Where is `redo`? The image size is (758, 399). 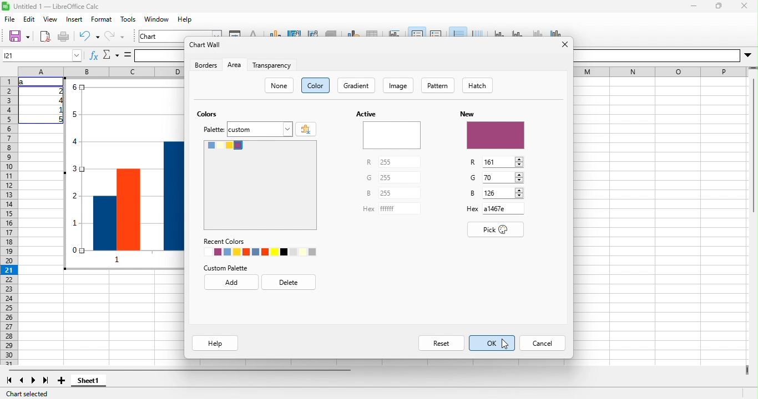
redo is located at coordinates (114, 37).